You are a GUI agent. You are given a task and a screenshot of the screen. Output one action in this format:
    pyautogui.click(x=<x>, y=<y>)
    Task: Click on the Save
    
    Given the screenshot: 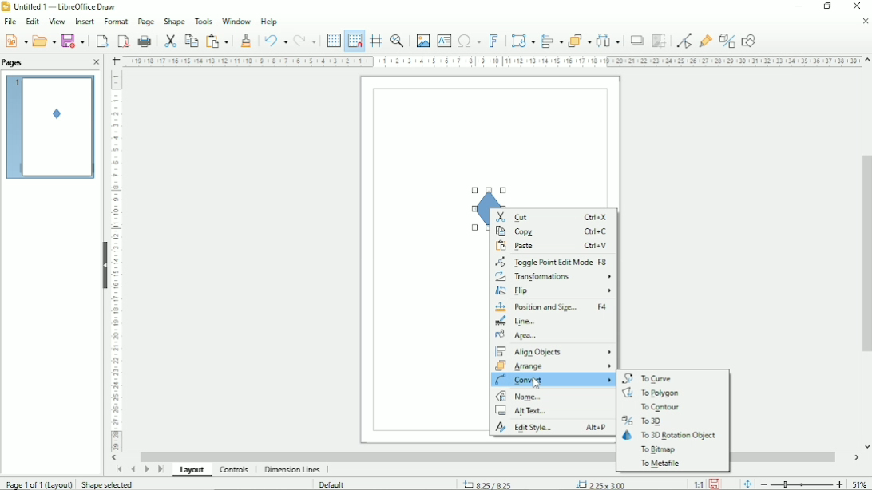 What is the action you would take?
    pyautogui.click(x=73, y=41)
    